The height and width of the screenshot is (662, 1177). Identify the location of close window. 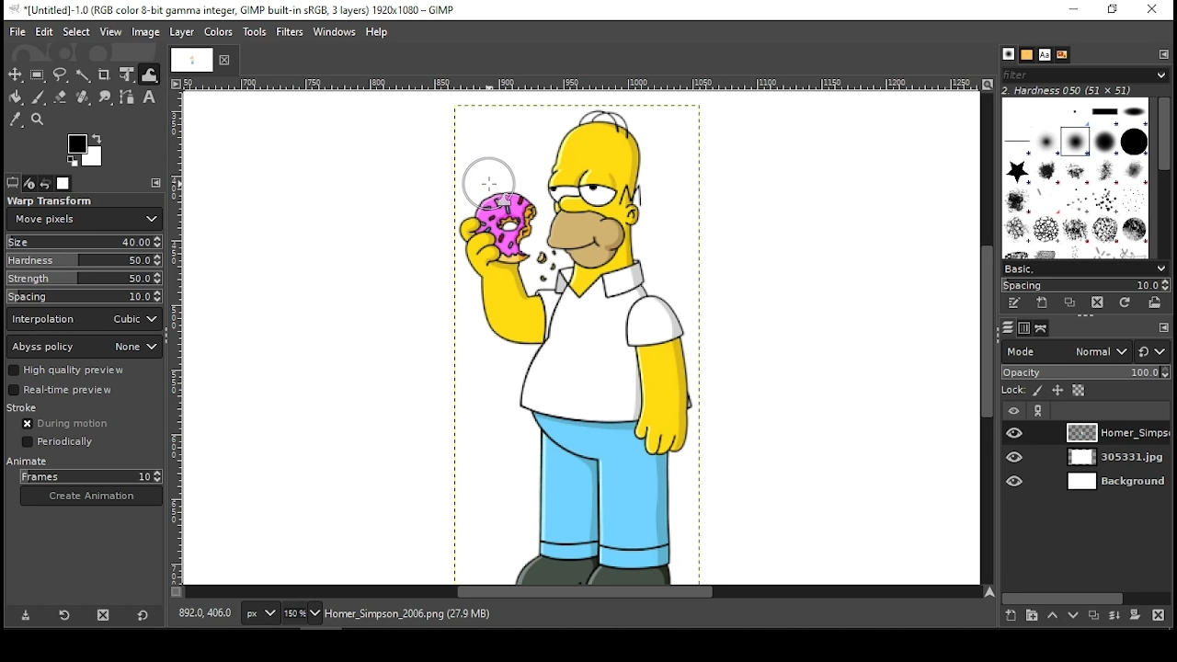
(1156, 9).